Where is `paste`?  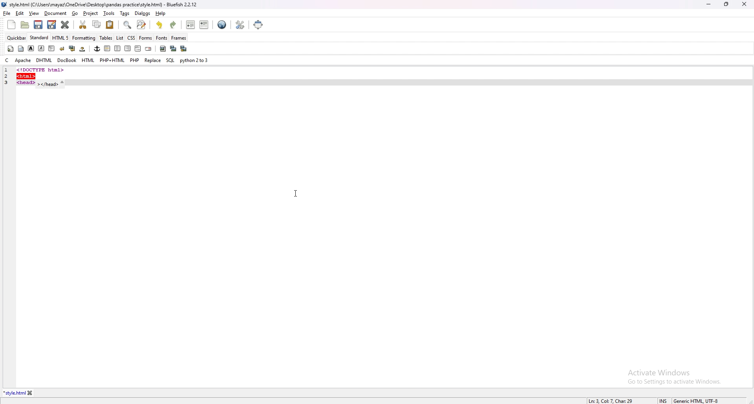
paste is located at coordinates (110, 24).